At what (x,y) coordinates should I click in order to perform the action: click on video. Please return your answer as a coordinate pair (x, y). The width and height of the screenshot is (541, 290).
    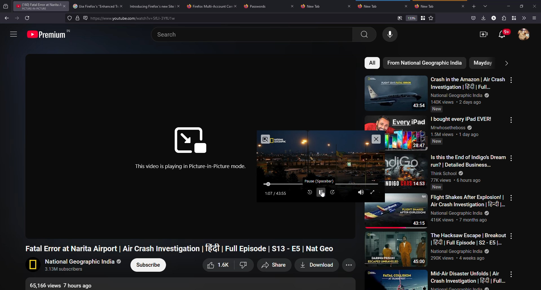
    Looking at the image, I should click on (484, 34).